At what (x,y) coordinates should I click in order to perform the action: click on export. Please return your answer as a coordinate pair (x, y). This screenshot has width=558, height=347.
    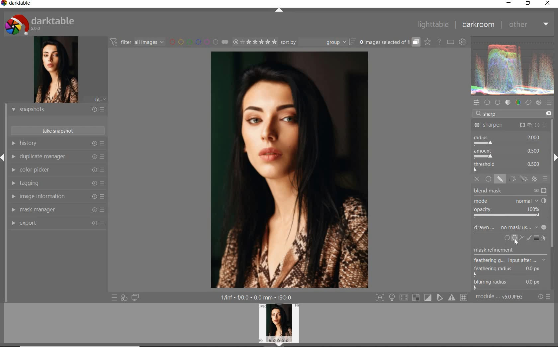
    Looking at the image, I should click on (57, 224).